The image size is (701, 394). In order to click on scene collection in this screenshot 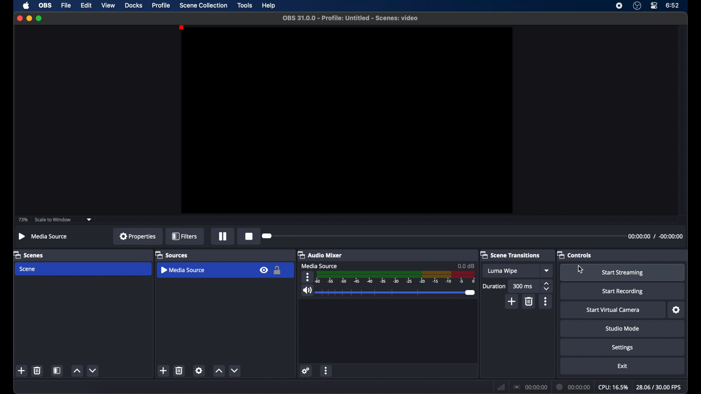, I will do `click(203, 5)`.